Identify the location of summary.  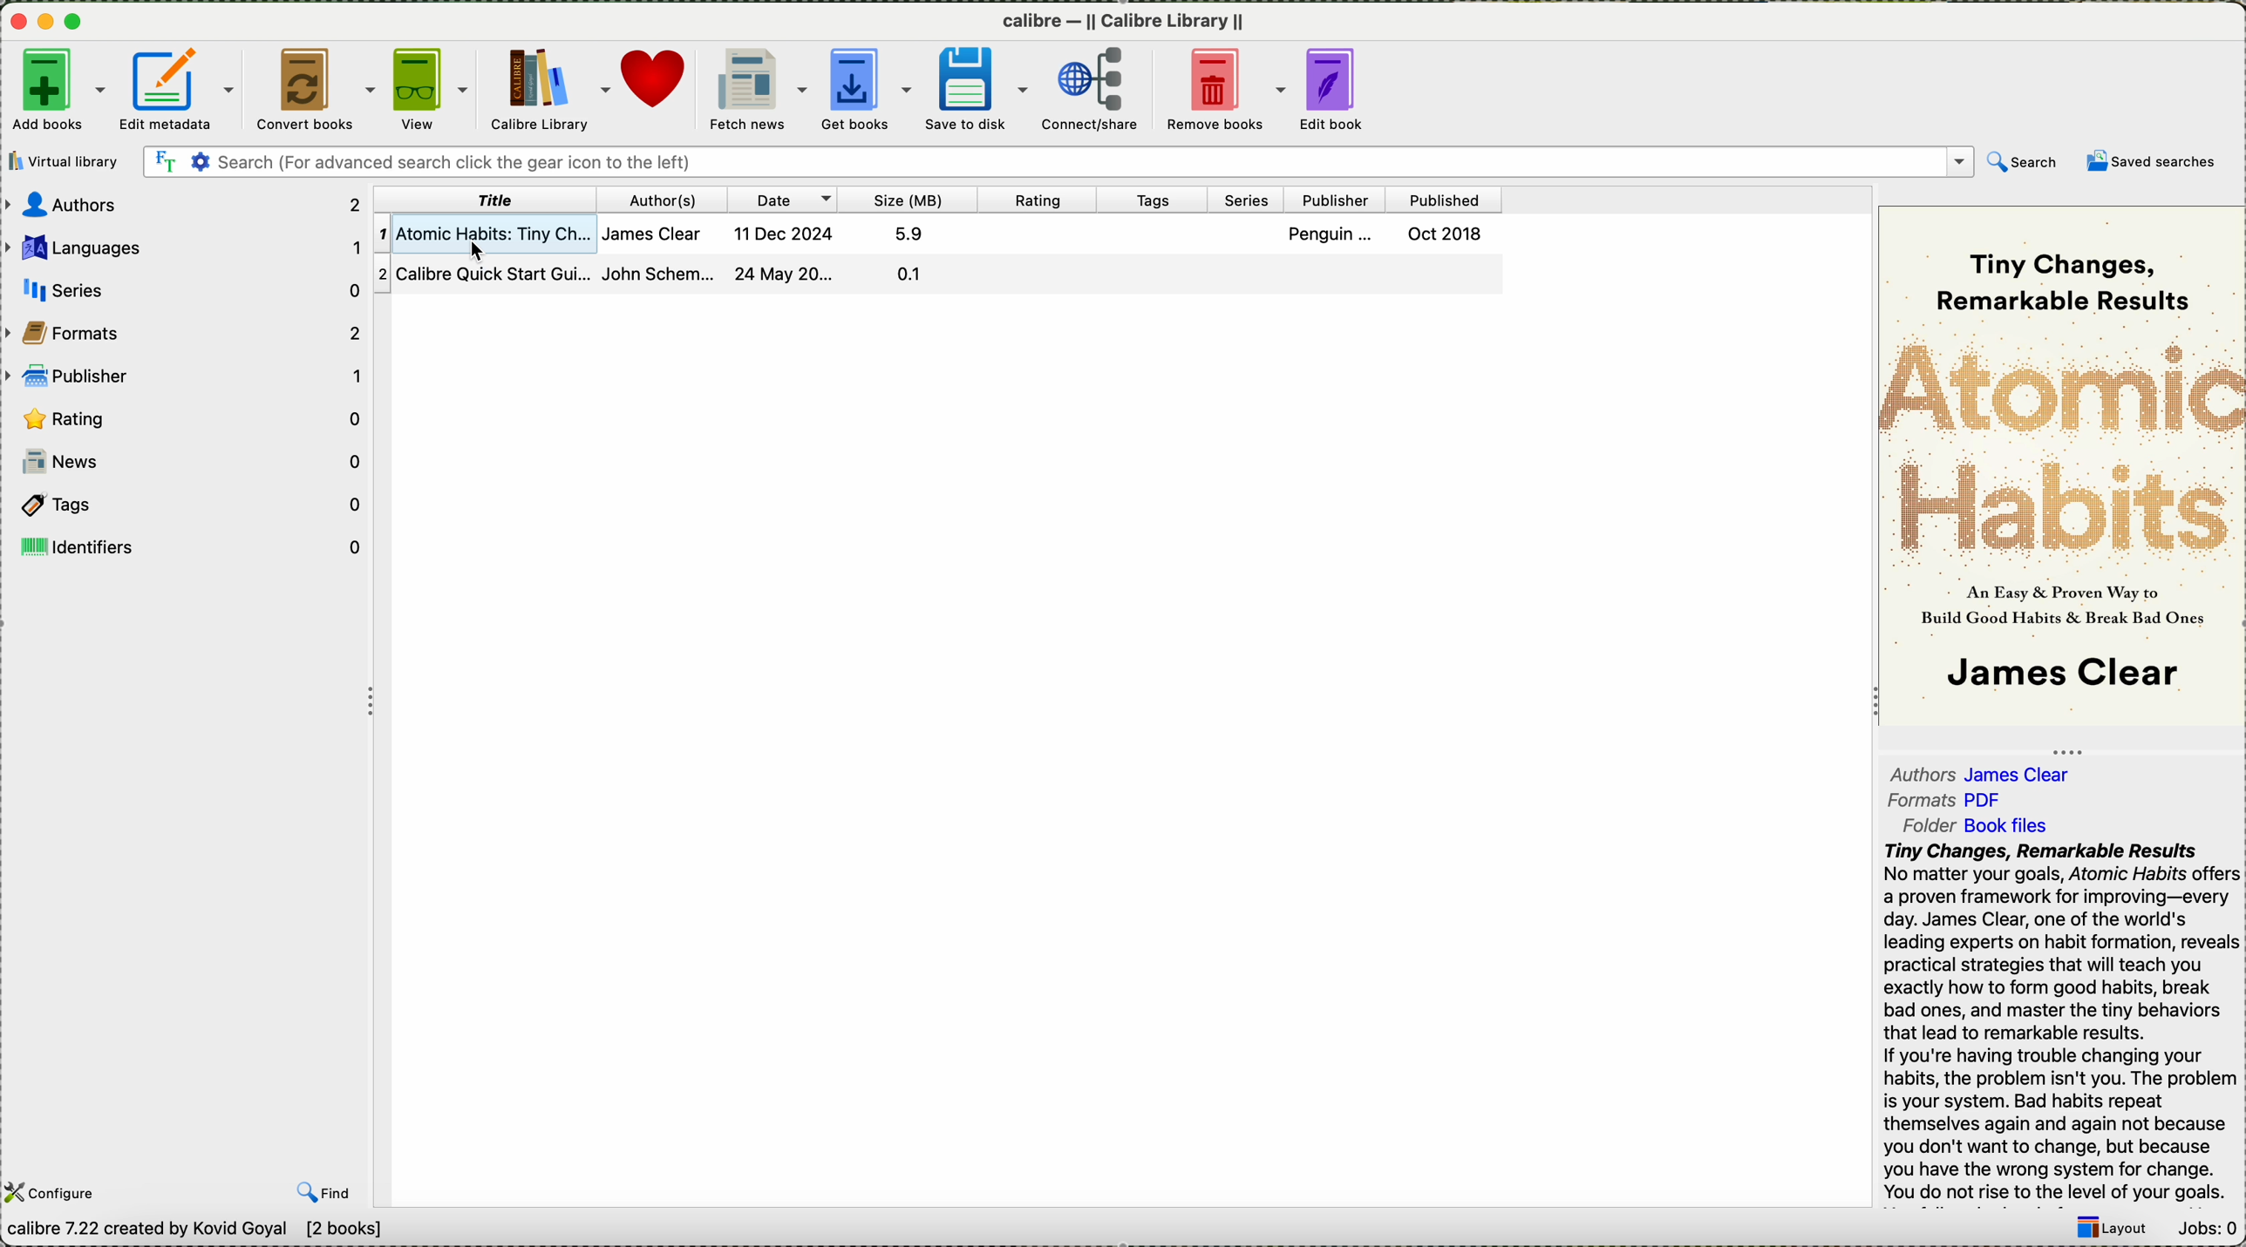
(2062, 1021).